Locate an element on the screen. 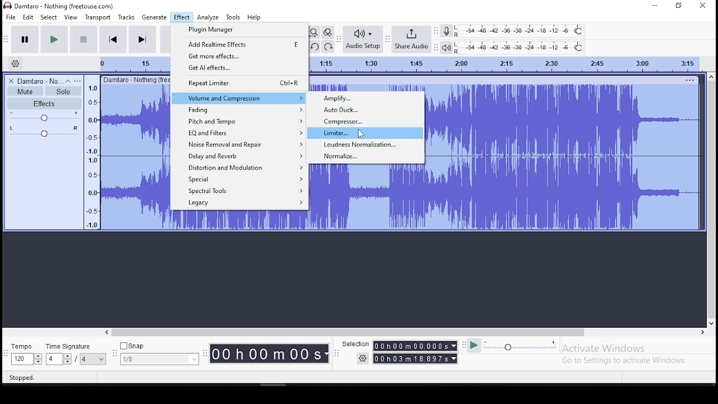  track options is located at coordinates (689, 80).